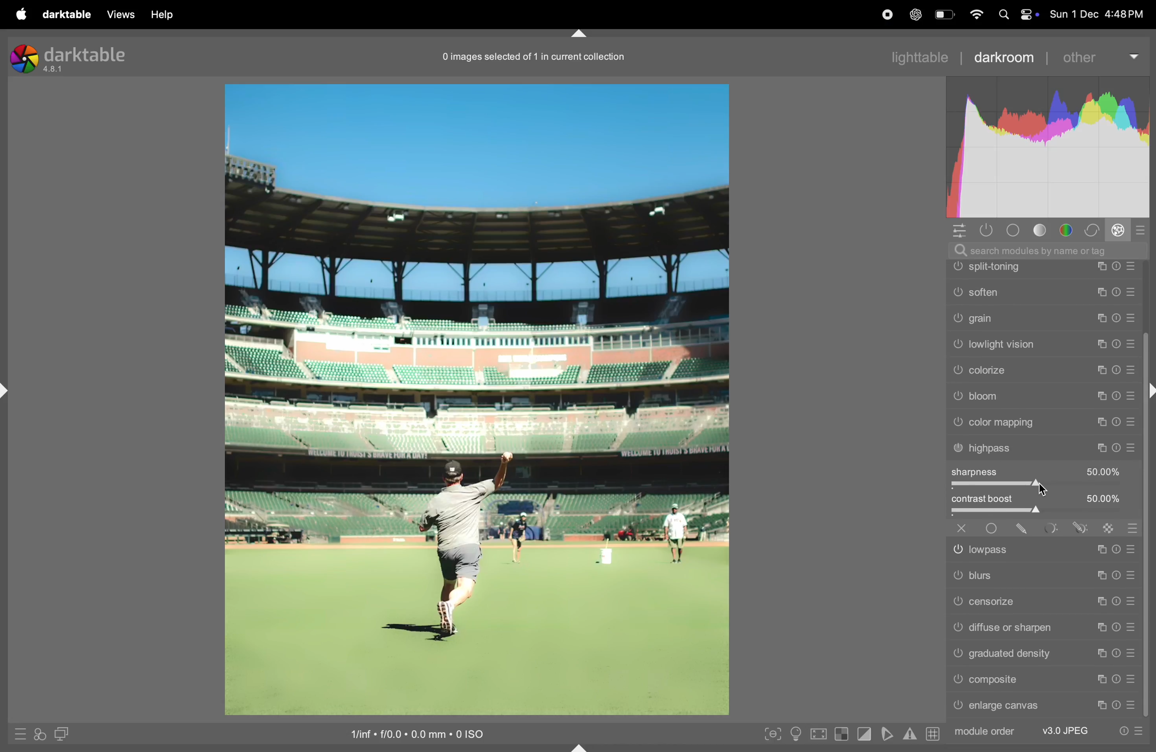 This screenshot has height=752, width=1156. I want to click on base, so click(1016, 230).